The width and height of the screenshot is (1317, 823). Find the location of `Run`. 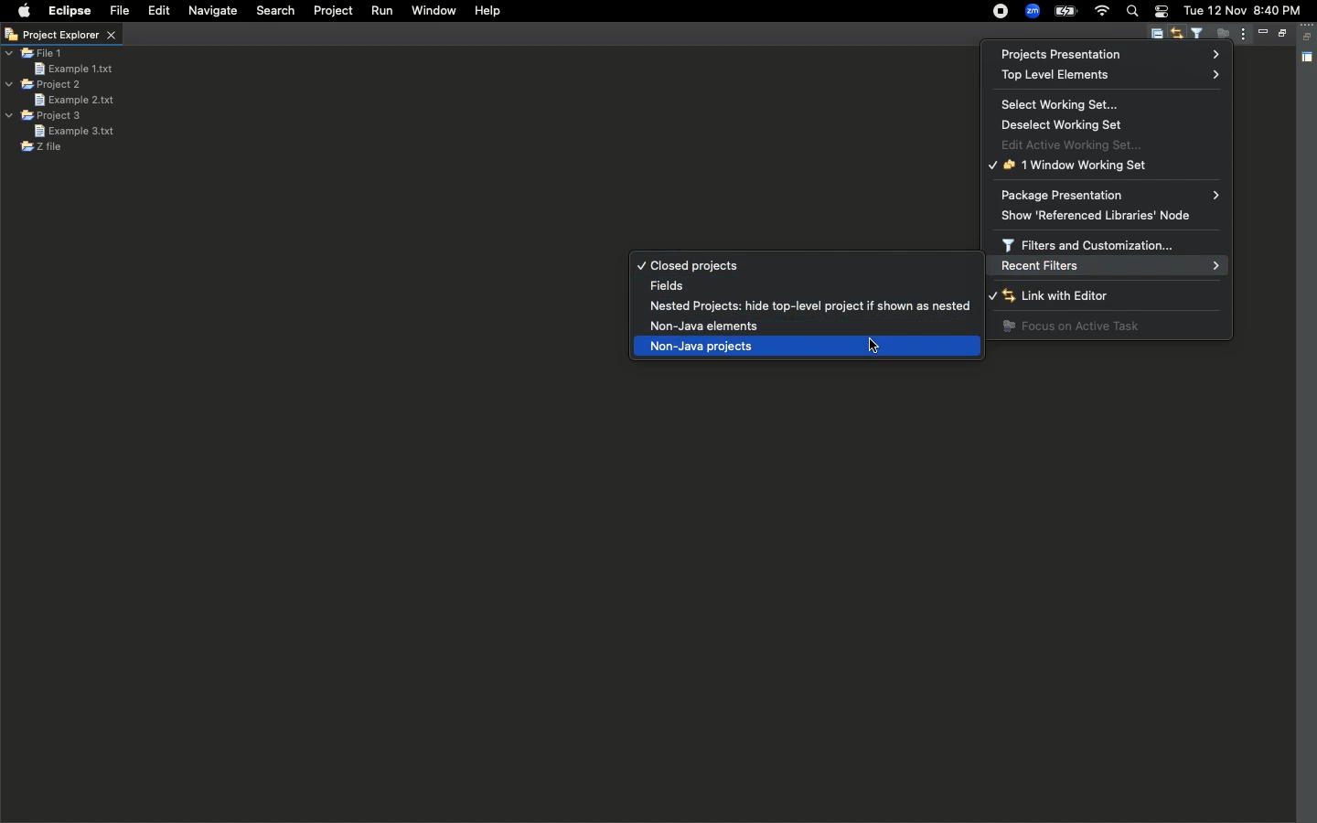

Run is located at coordinates (381, 11).